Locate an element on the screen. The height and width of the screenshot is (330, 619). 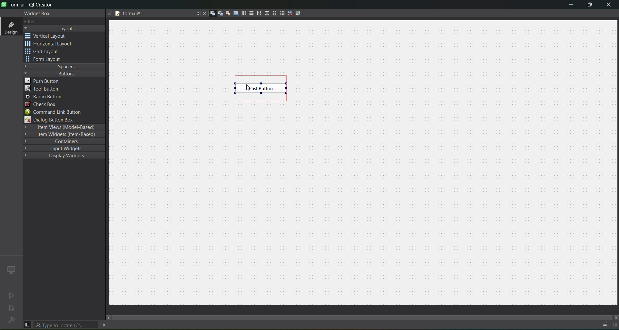
Push button inserted is located at coordinates (260, 89).